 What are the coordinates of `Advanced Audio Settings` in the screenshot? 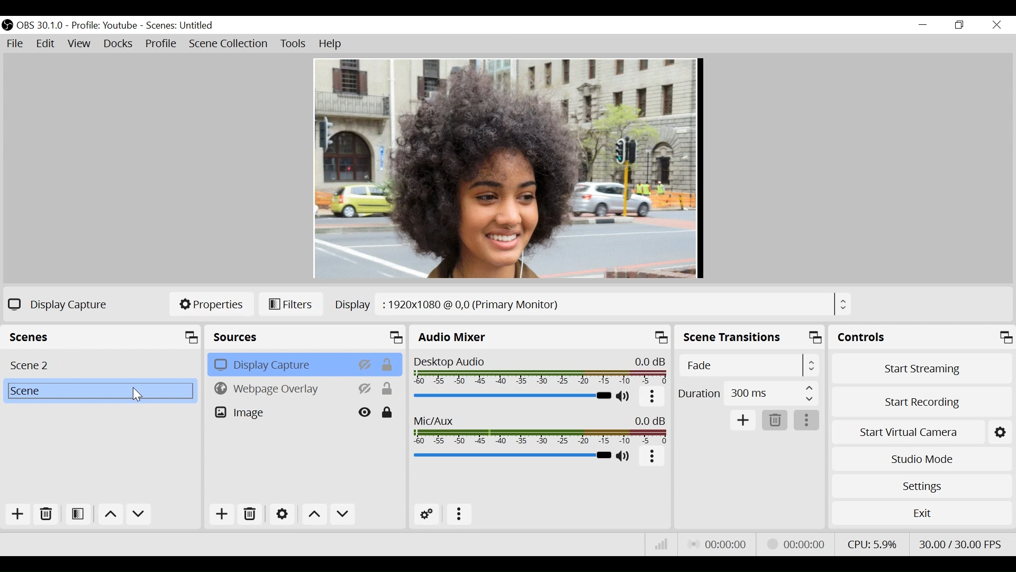 It's located at (427, 514).